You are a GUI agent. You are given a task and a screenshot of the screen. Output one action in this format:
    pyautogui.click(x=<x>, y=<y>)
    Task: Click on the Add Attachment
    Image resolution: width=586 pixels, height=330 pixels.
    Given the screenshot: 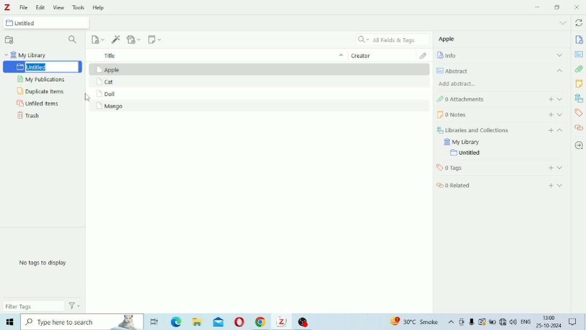 What is the action you would take?
    pyautogui.click(x=134, y=39)
    